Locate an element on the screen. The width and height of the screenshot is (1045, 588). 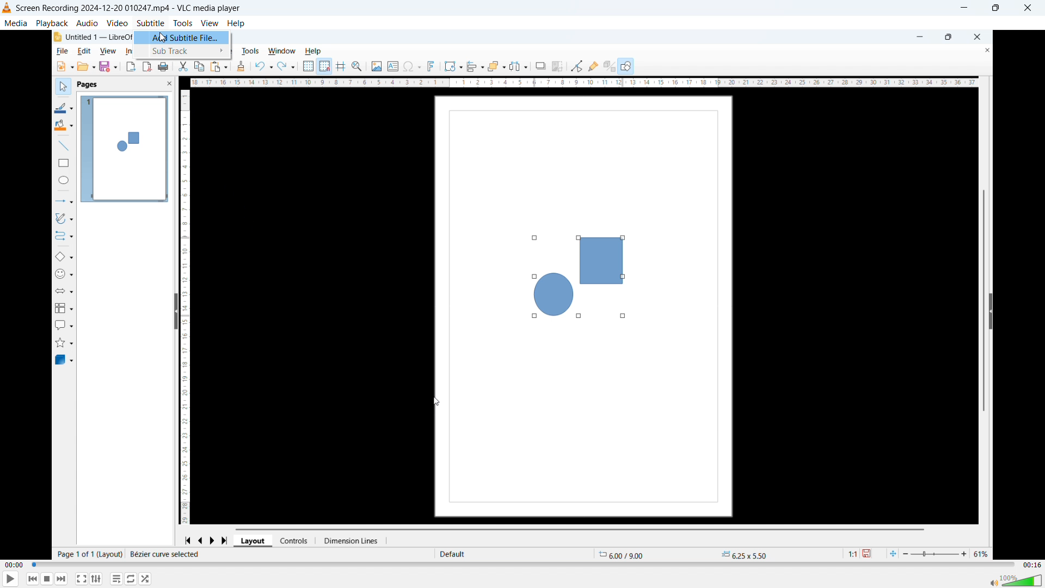
 Page 1 of 1 (Layout) is located at coordinates (89, 554).